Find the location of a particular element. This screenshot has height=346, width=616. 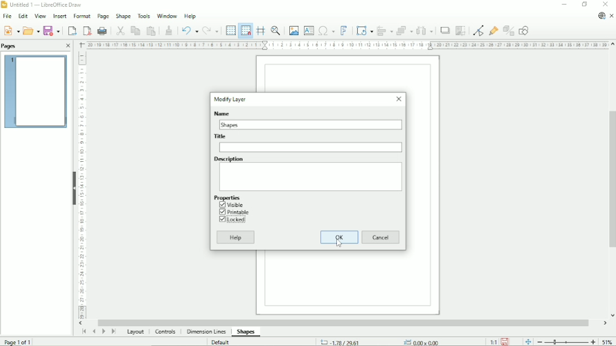

Crop image is located at coordinates (460, 31).